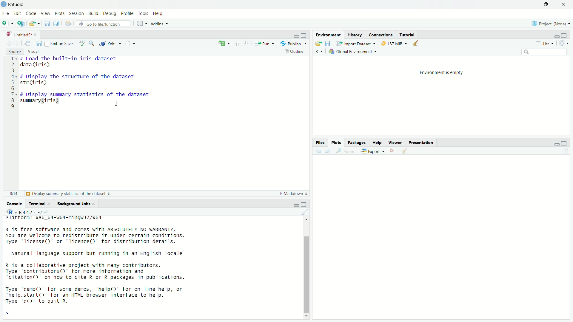 This screenshot has height=322, width=573. Describe the element at coordinates (128, 13) in the screenshot. I see `Profile` at that location.